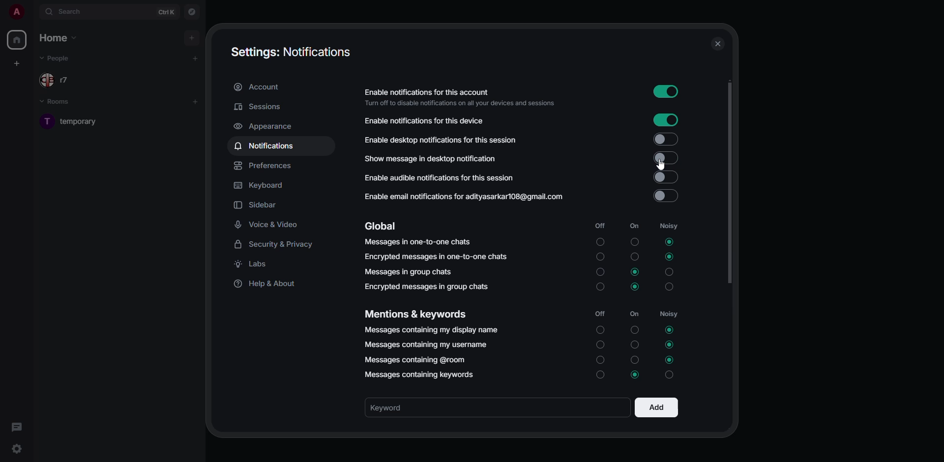 This screenshot has width=944, height=462. Describe the element at coordinates (666, 197) in the screenshot. I see `click to enable` at that location.